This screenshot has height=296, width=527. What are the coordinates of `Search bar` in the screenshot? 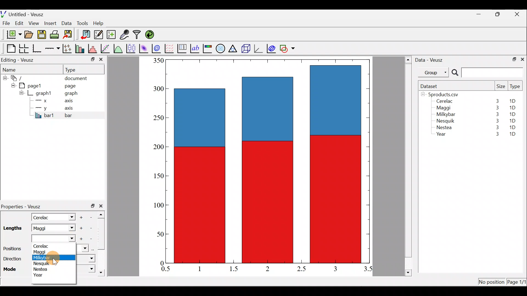 It's located at (486, 73).